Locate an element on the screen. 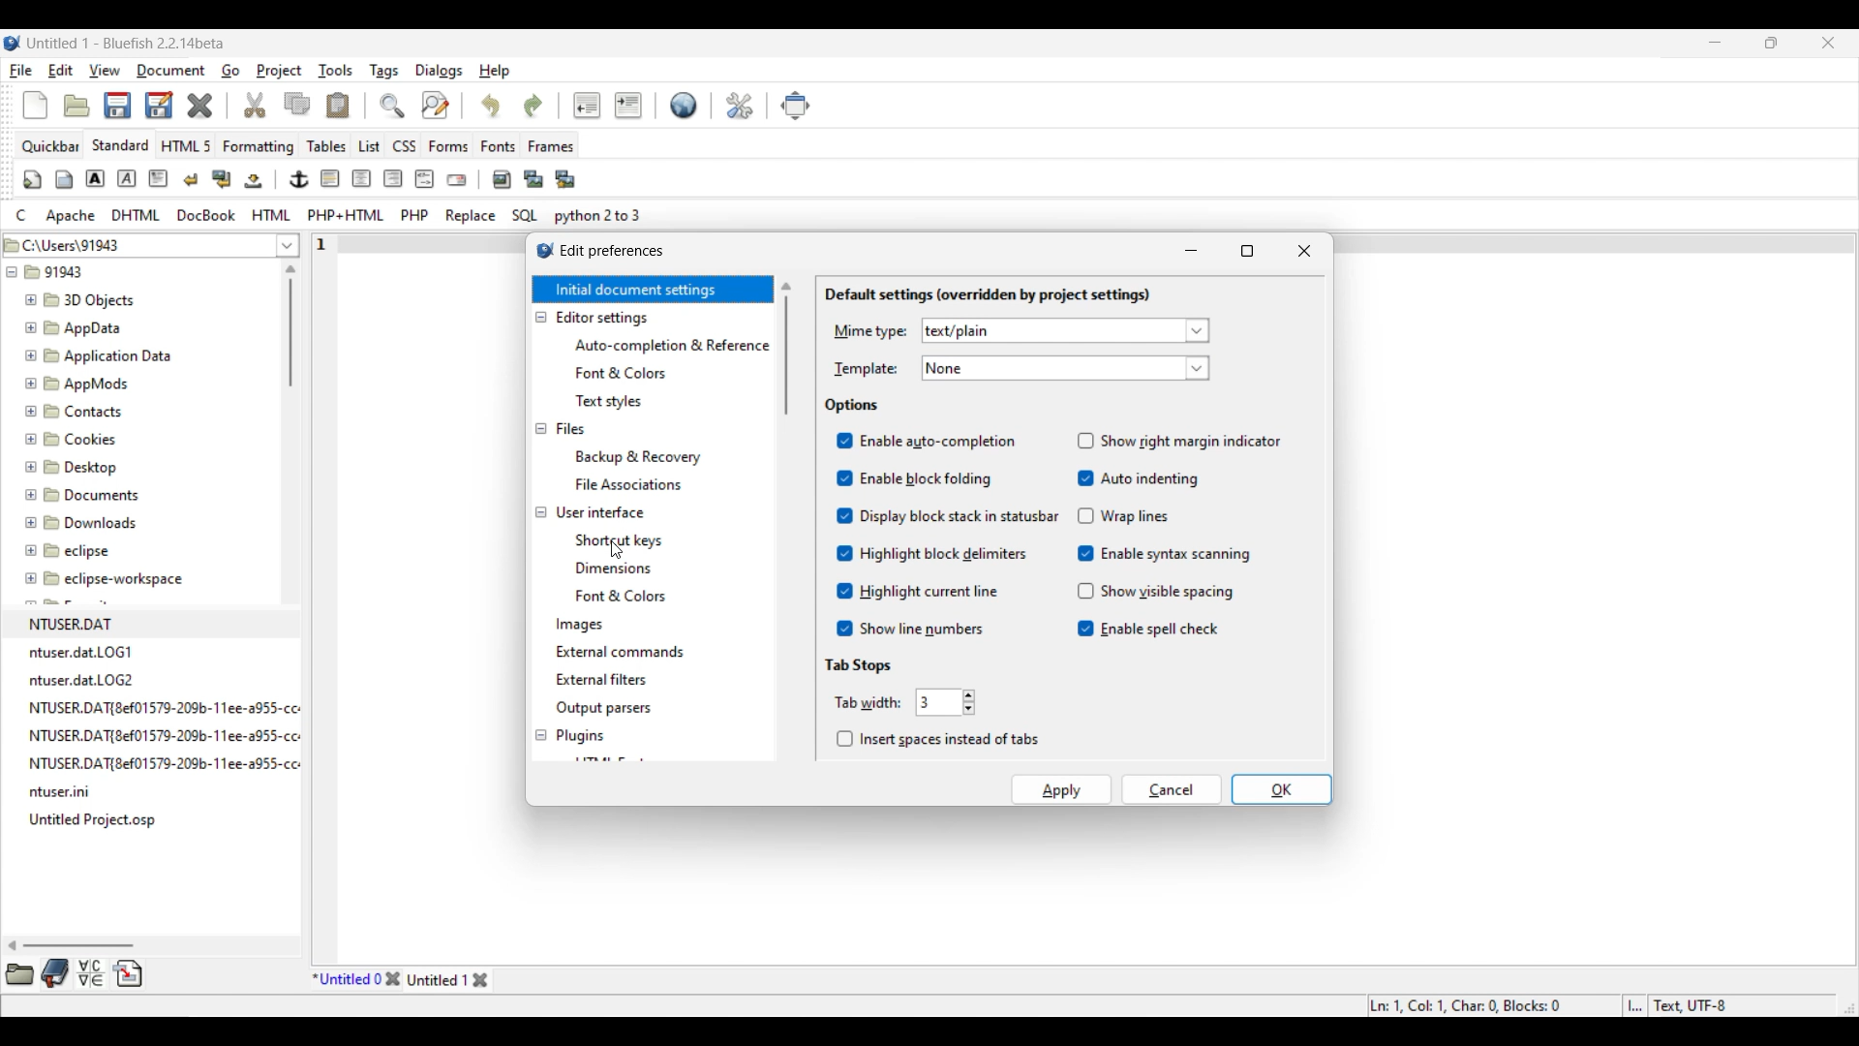 The height and width of the screenshot is (1046, 1859). Initial document setting, current selection highlighted is located at coordinates (652, 290).